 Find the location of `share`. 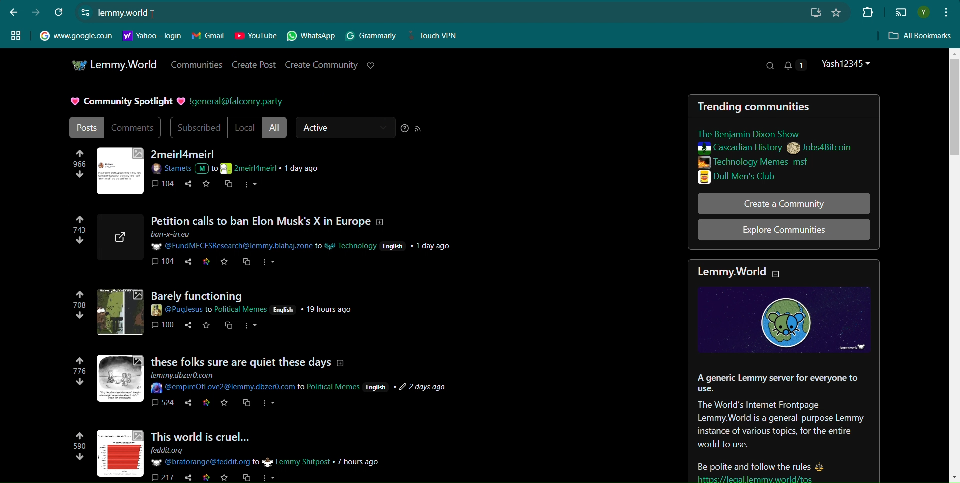

share is located at coordinates (187, 326).